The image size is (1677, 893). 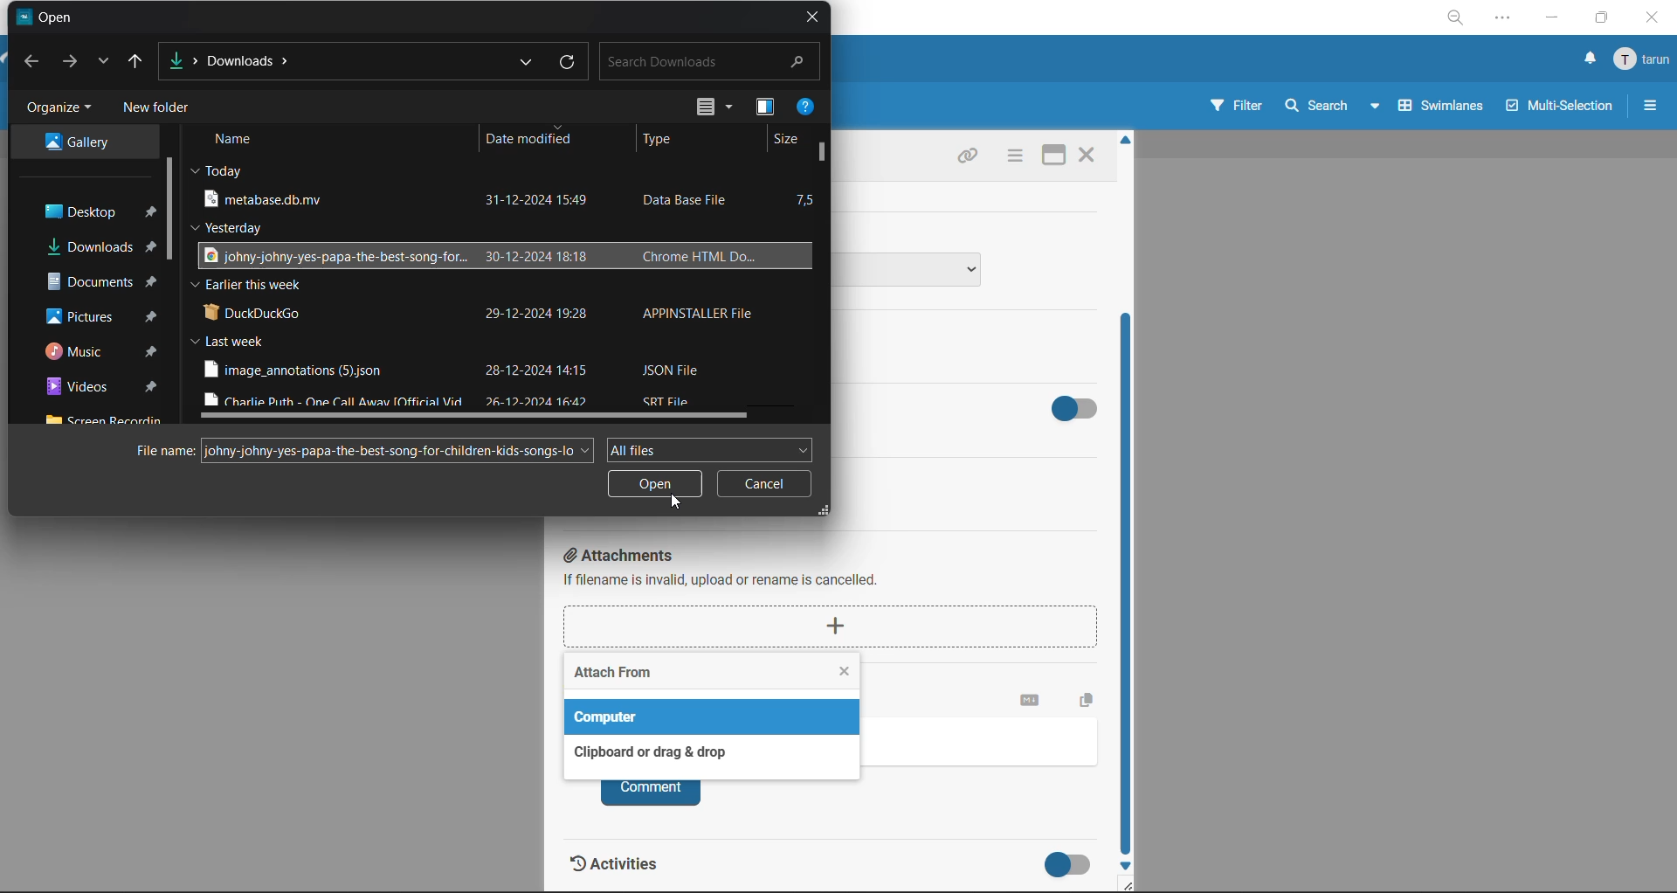 What do you see at coordinates (1129, 587) in the screenshot?
I see `vertical scroll bar` at bounding box center [1129, 587].